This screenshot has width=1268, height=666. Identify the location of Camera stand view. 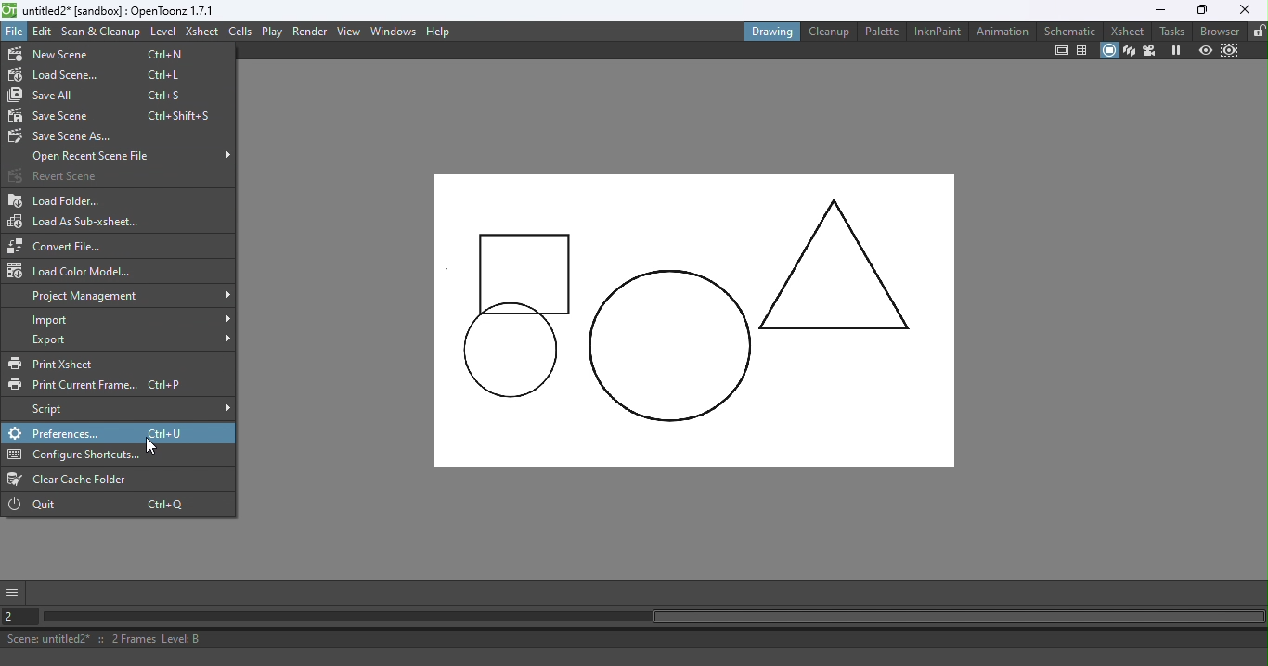
(1107, 52).